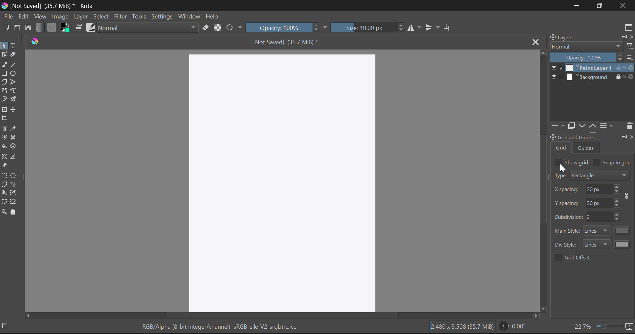  What do you see at coordinates (23, 16) in the screenshot?
I see `Edit` at bounding box center [23, 16].